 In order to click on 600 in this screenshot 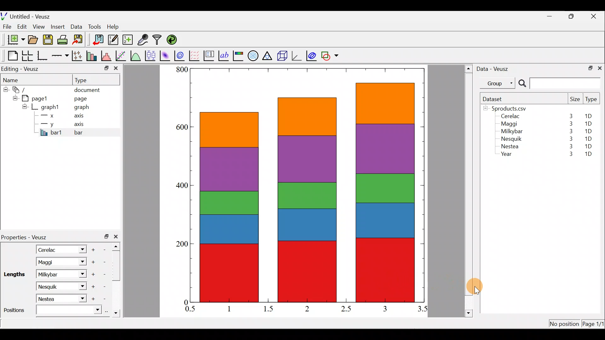, I will do `click(181, 128)`.